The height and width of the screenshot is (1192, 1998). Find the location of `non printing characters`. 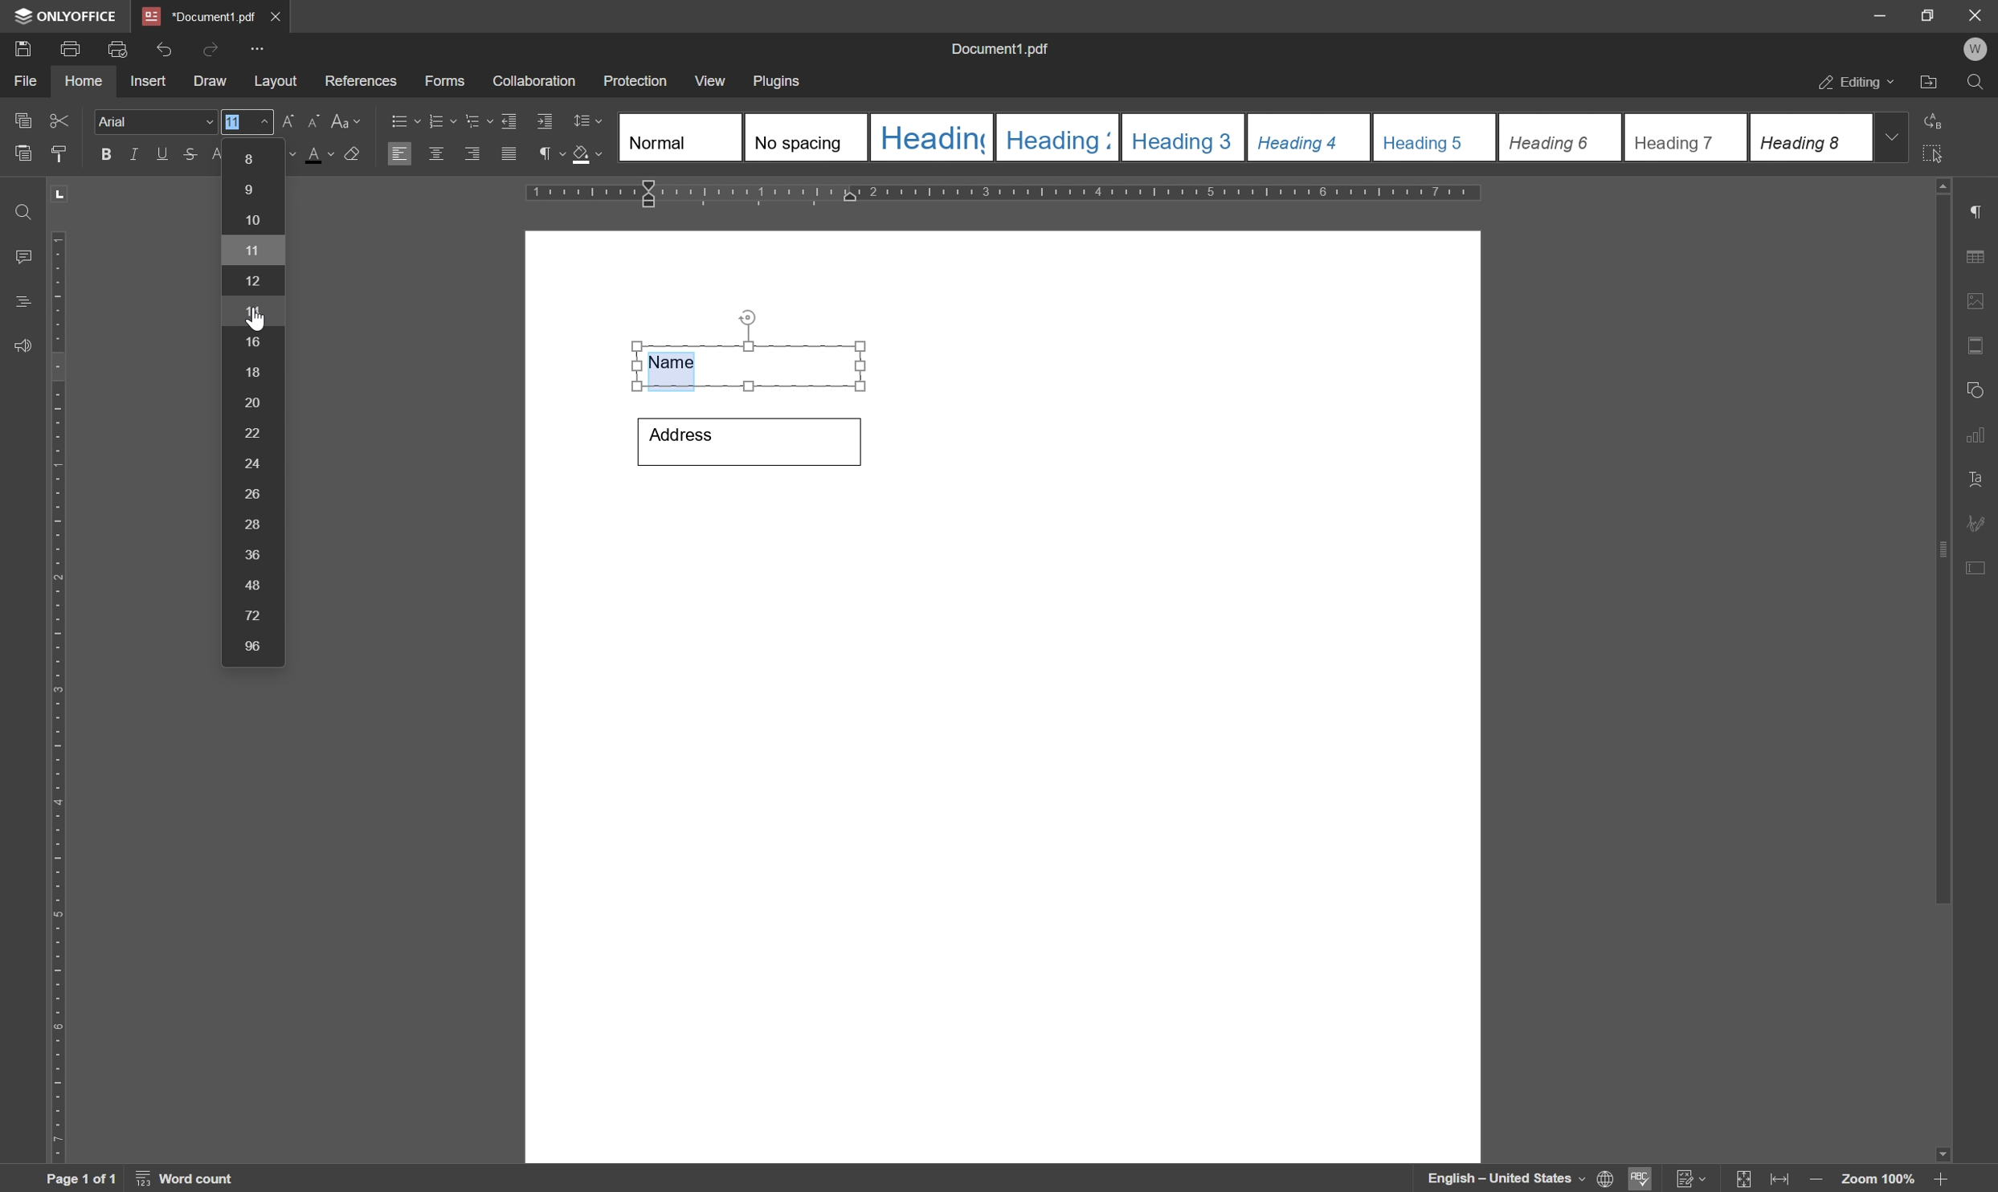

non printing characters is located at coordinates (549, 157).